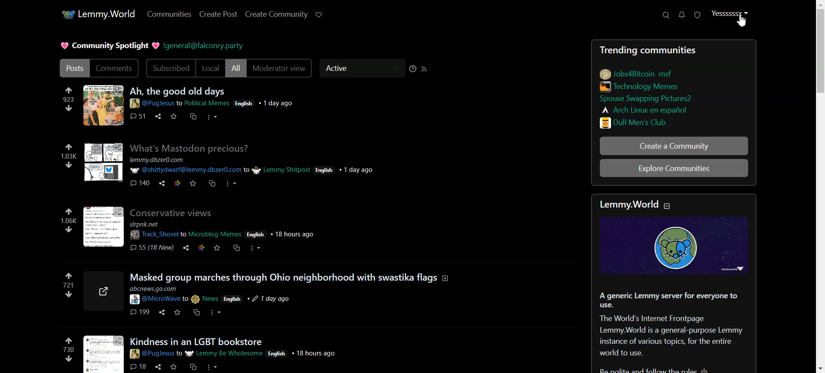 Image resolution: width=825 pixels, height=373 pixels. What do you see at coordinates (676, 248) in the screenshot?
I see `image` at bounding box center [676, 248].